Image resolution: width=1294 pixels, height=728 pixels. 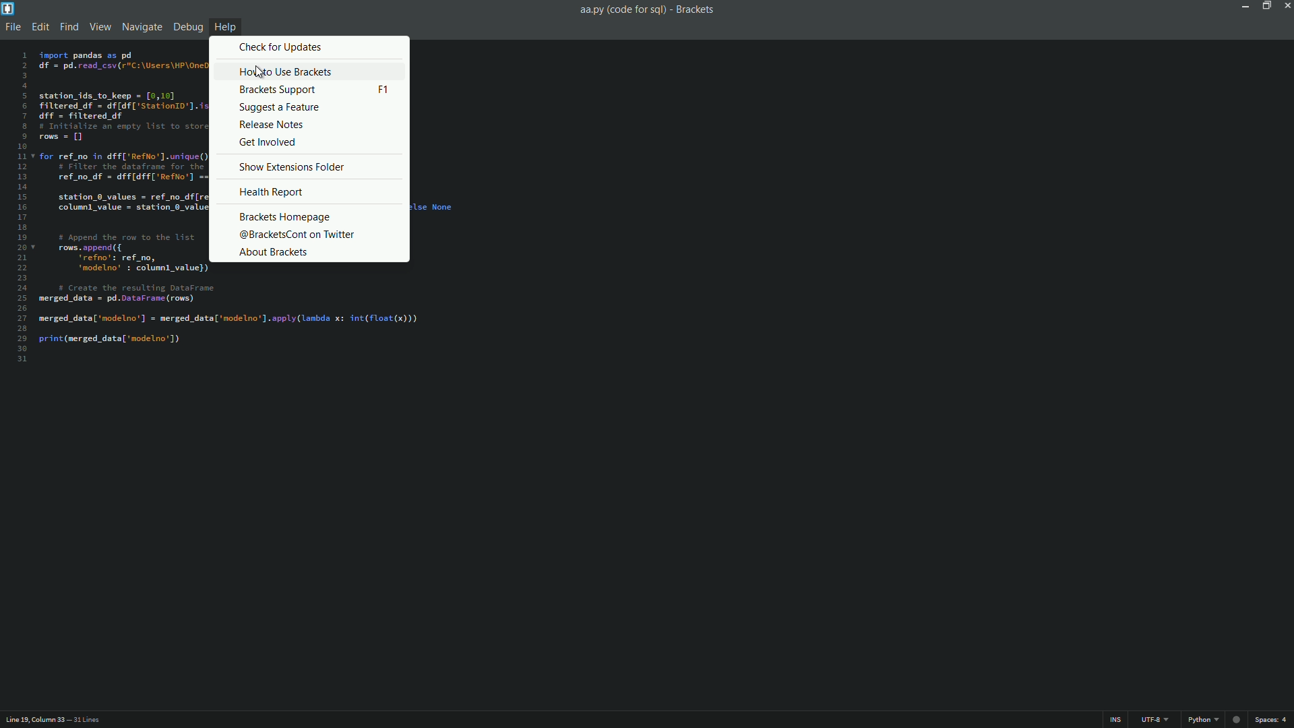 I want to click on Cursor, so click(x=261, y=71).